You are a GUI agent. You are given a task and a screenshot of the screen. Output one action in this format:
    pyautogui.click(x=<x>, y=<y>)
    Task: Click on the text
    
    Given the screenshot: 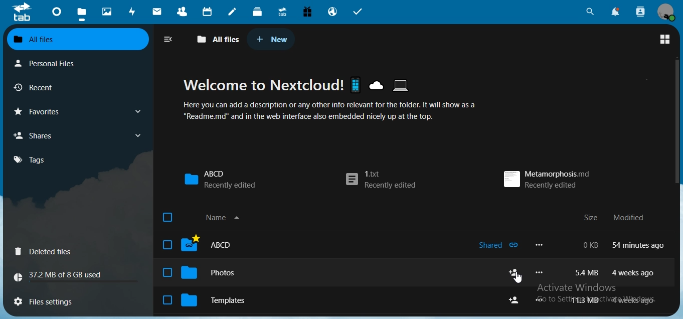 What is the action you would take?
    pyautogui.click(x=615, y=300)
    